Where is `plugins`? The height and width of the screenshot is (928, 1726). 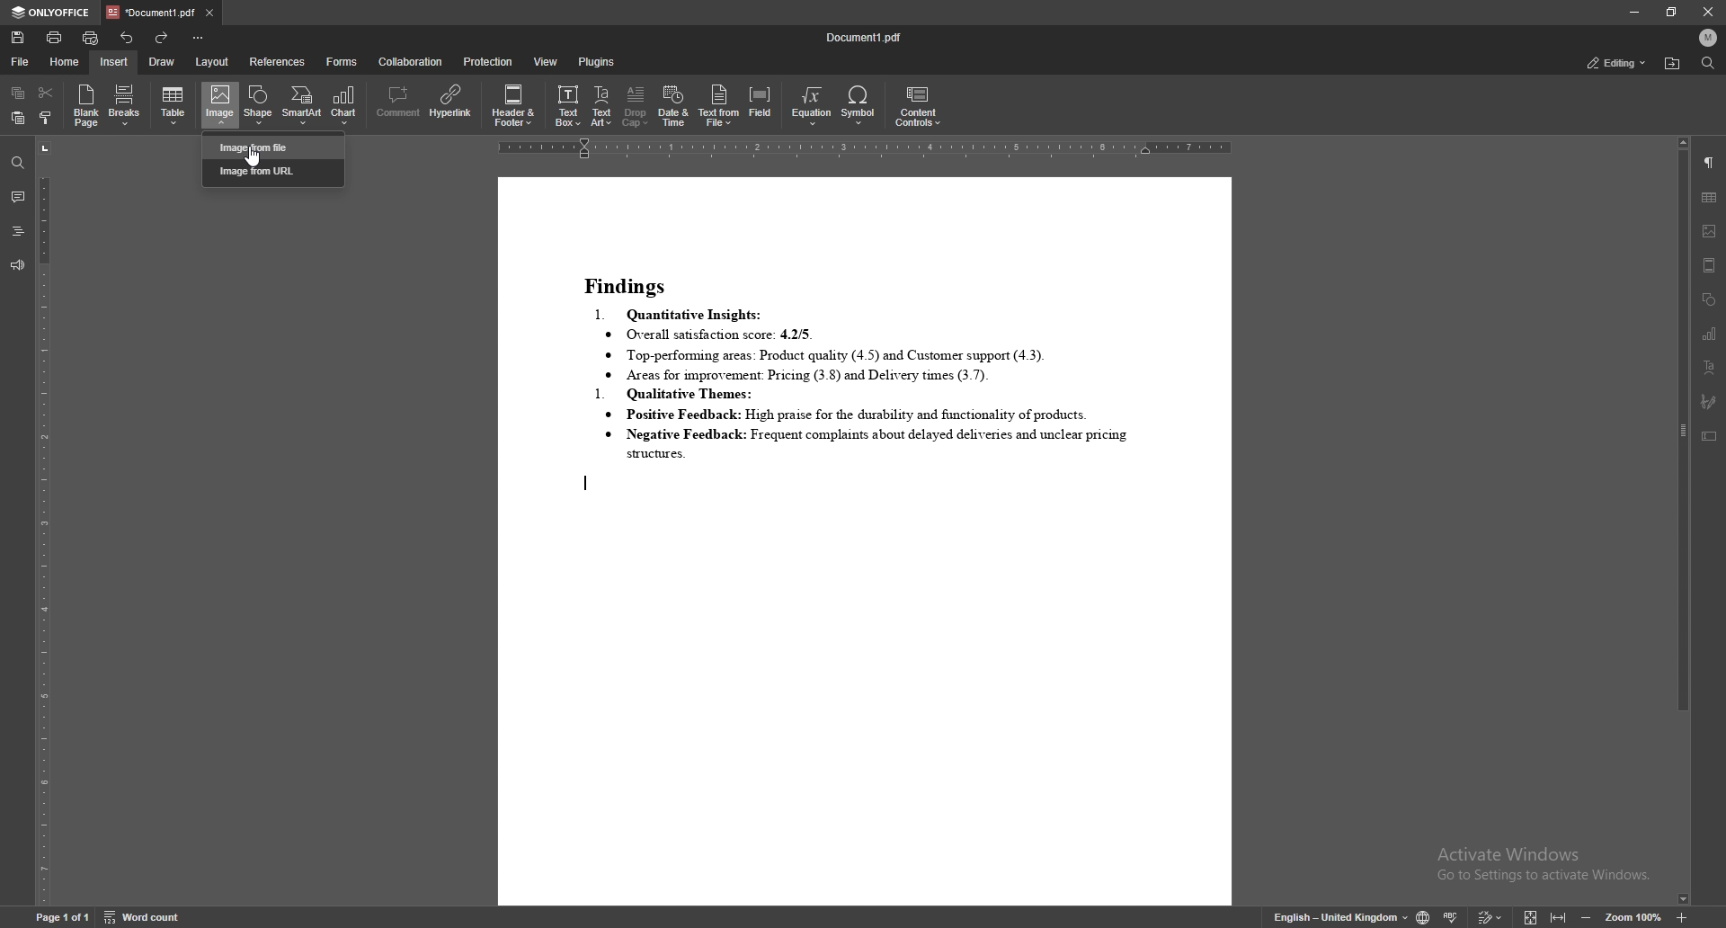 plugins is located at coordinates (599, 61).